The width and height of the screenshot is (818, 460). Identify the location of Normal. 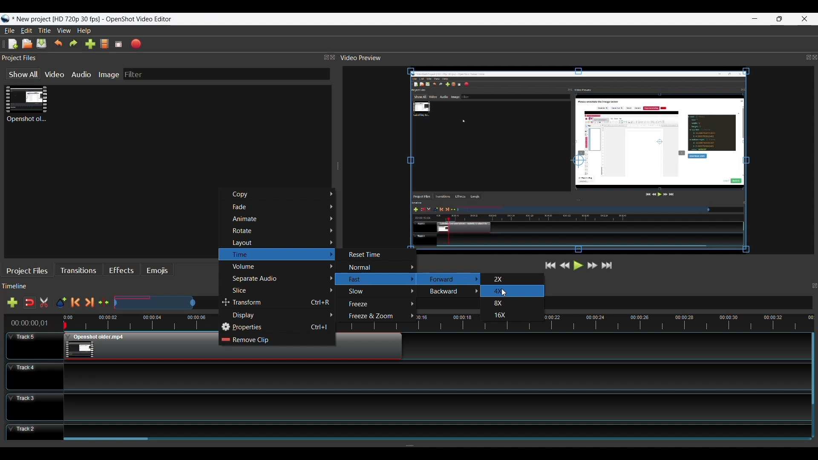
(380, 267).